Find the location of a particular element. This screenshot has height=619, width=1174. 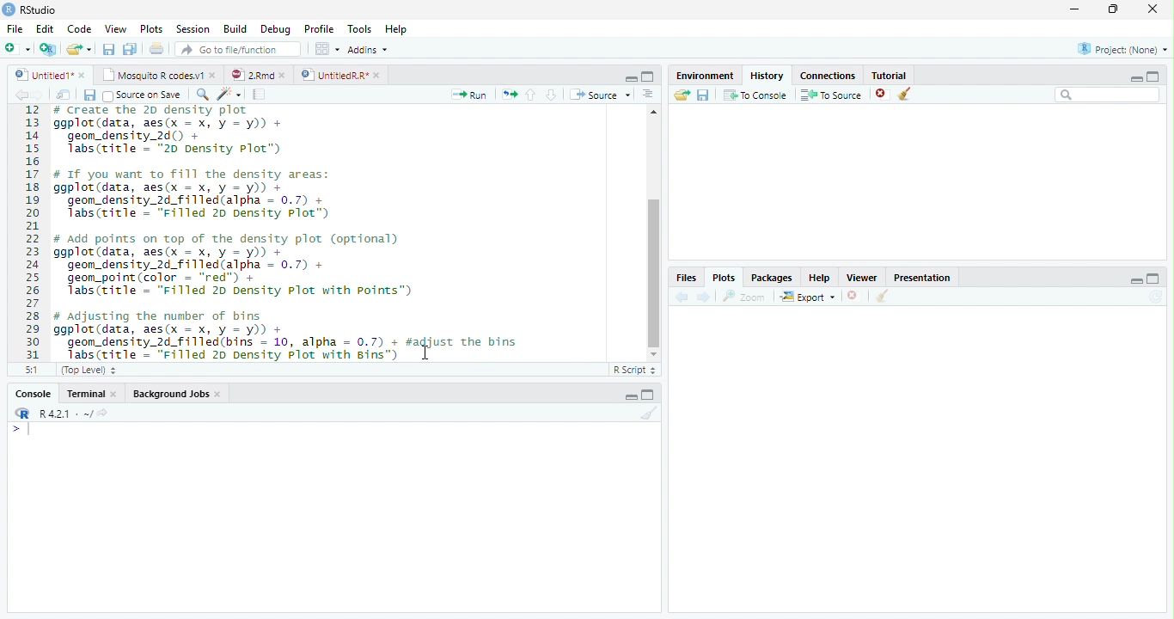

up is located at coordinates (531, 95).